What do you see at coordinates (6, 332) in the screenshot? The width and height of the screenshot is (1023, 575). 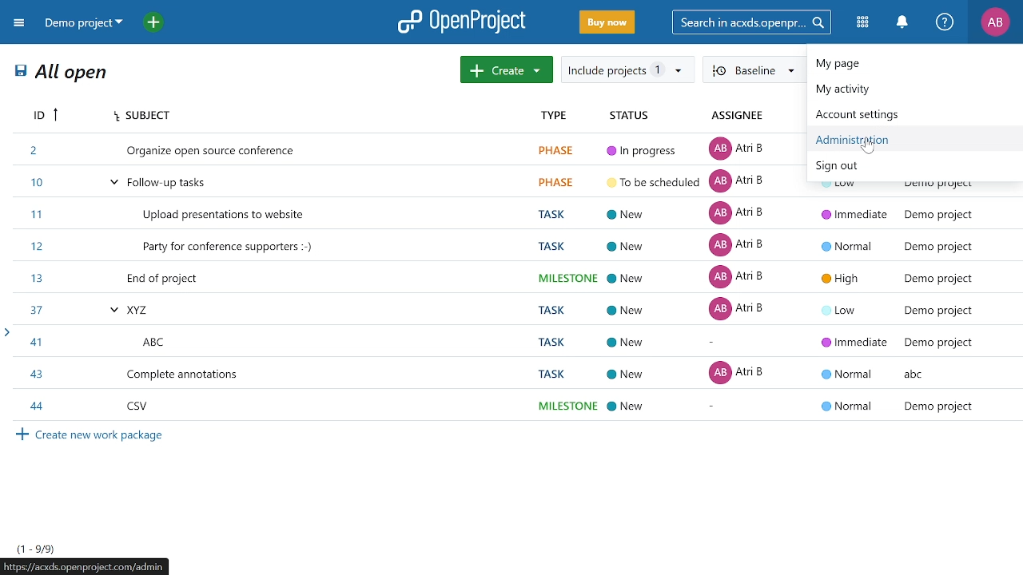 I see `open sidebar` at bounding box center [6, 332].